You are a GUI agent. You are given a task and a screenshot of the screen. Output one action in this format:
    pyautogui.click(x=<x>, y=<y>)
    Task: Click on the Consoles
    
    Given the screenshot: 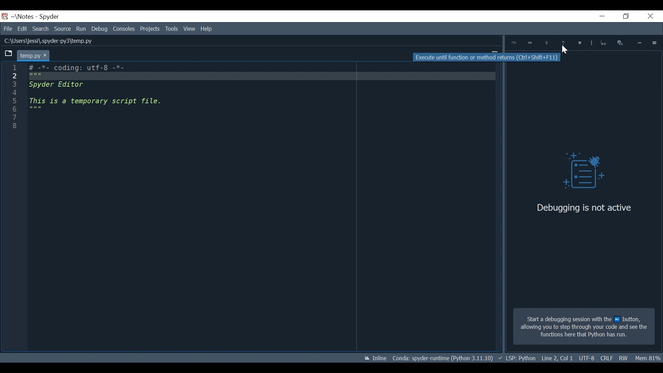 What is the action you would take?
    pyautogui.click(x=124, y=29)
    